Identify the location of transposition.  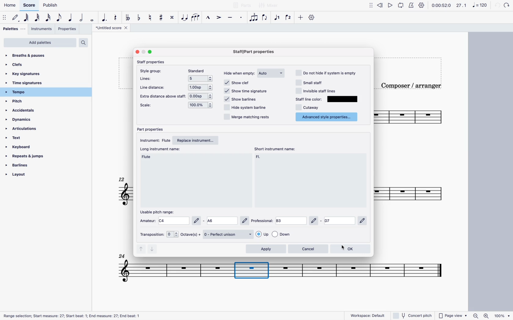
(151, 235).